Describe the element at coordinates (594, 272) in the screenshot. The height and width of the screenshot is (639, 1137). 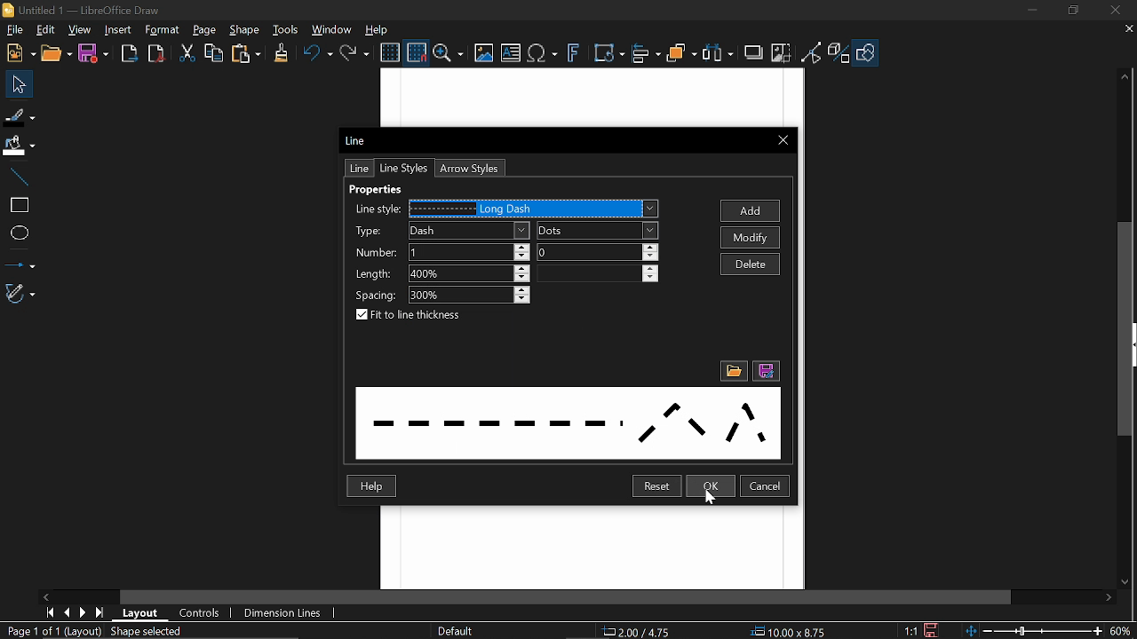
I see `length` at that location.